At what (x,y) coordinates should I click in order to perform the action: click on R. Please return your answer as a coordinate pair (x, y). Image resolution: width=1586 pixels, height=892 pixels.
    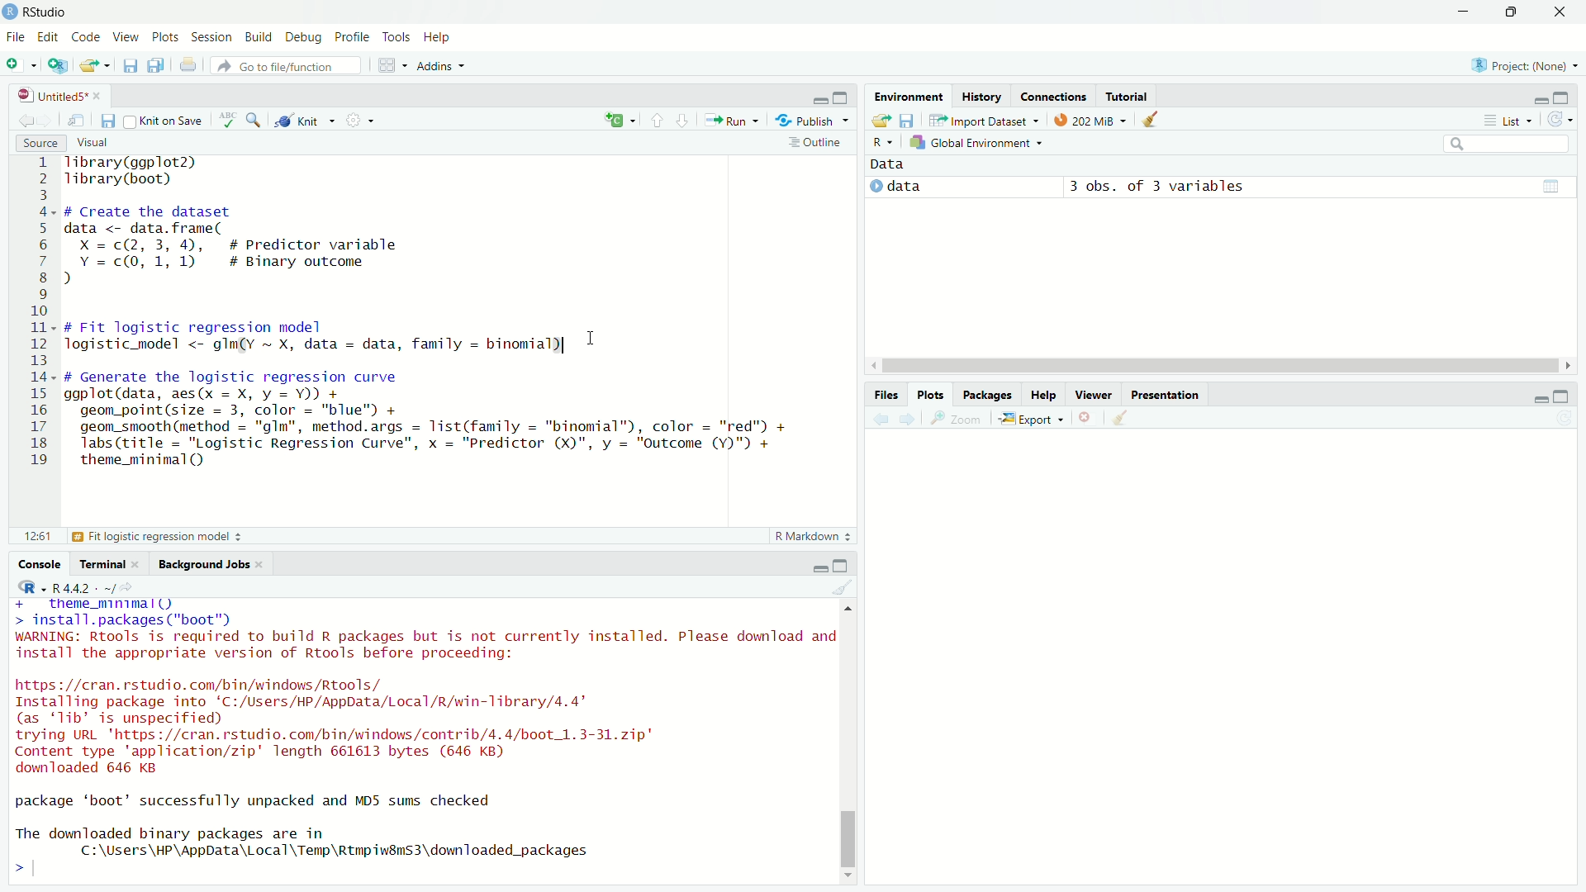
    Looking at the image, I should click on (32, 587).